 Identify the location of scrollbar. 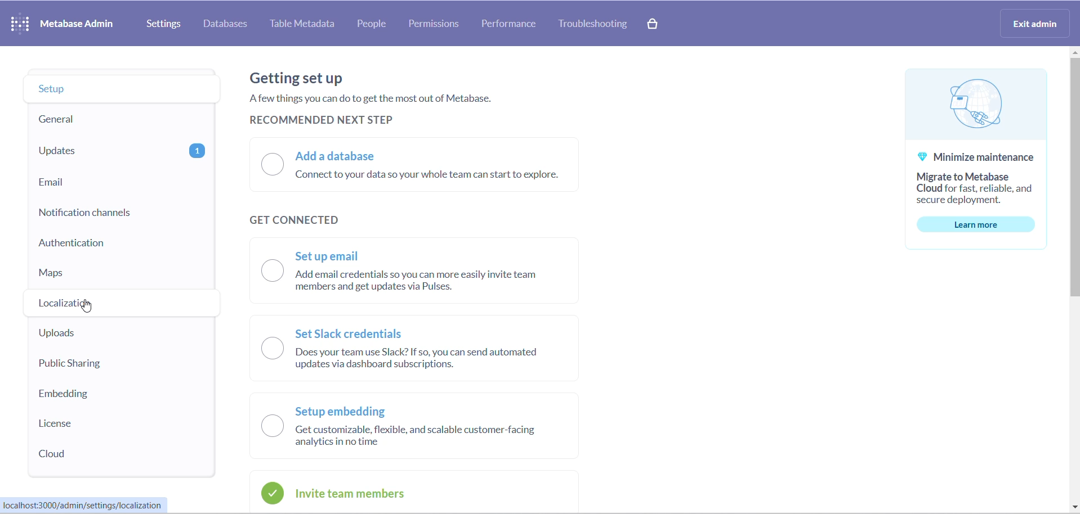
(1073, 182).